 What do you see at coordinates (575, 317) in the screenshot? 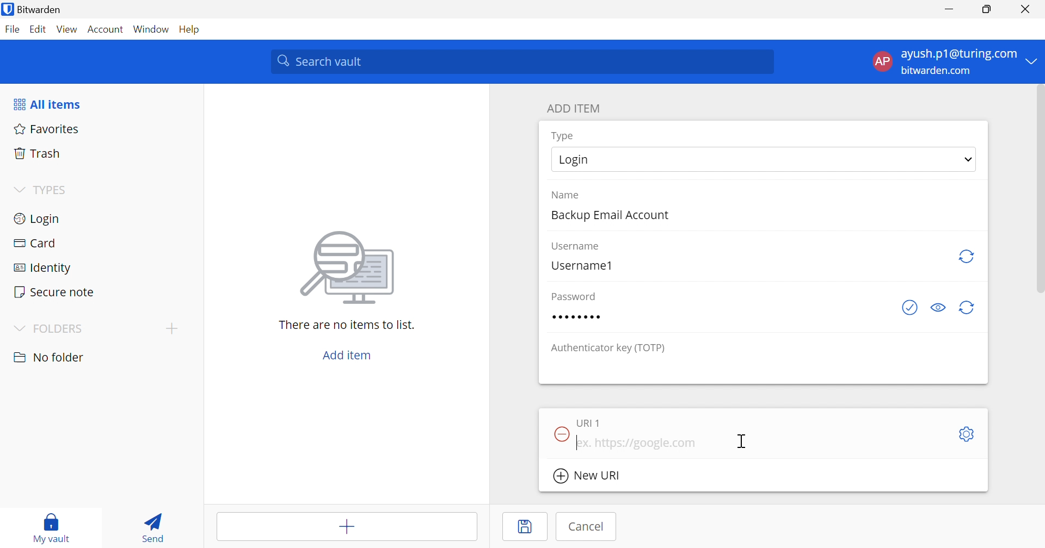
I see `• • • • • • • • ` at bounding box center [575, 317].